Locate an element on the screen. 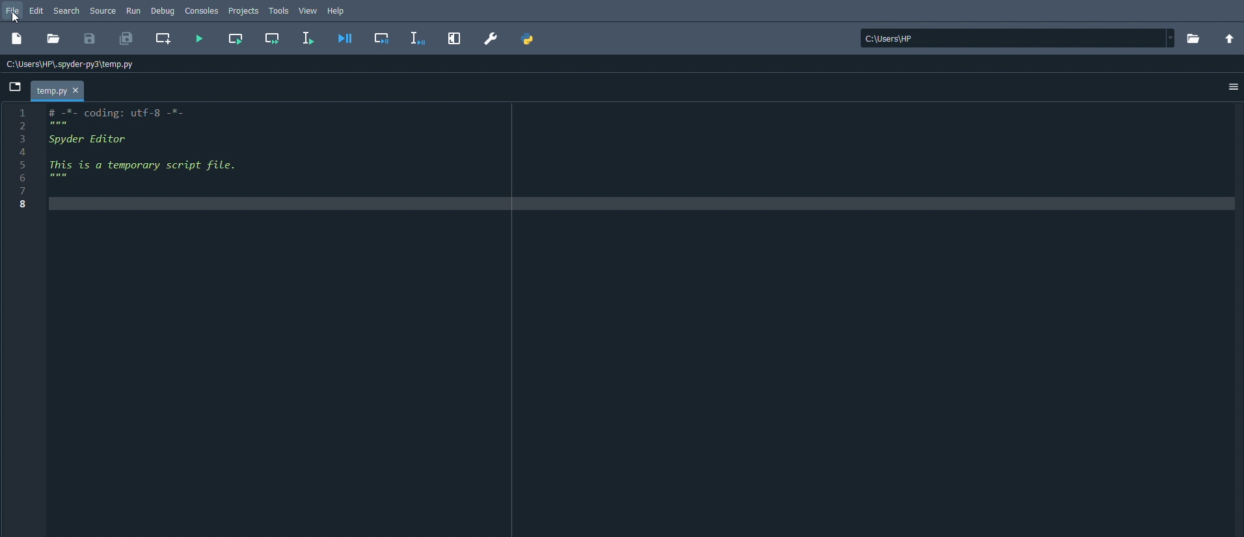  PYTHONPATH manager is located at coordinates (528, 39).